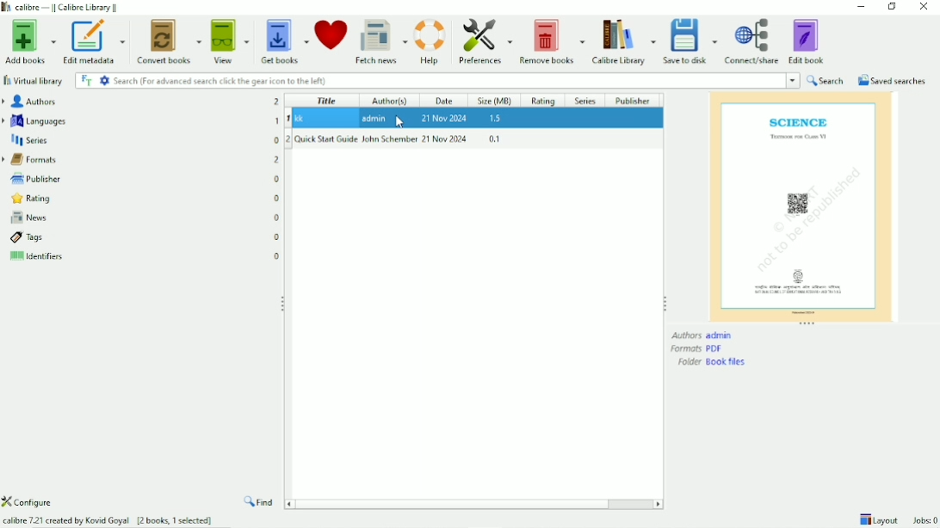  What do you see at coordinates (139, 121) in the screenshot?
I see `Languages` at bounding box center [139, 121].